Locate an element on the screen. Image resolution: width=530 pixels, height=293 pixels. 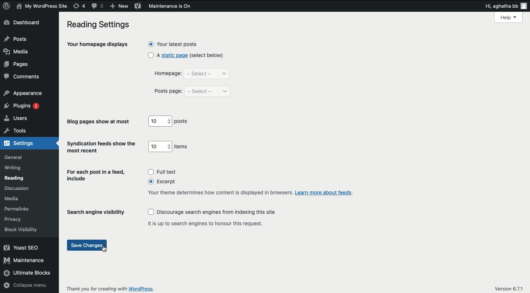
general  is located at coordinates (15, 158).